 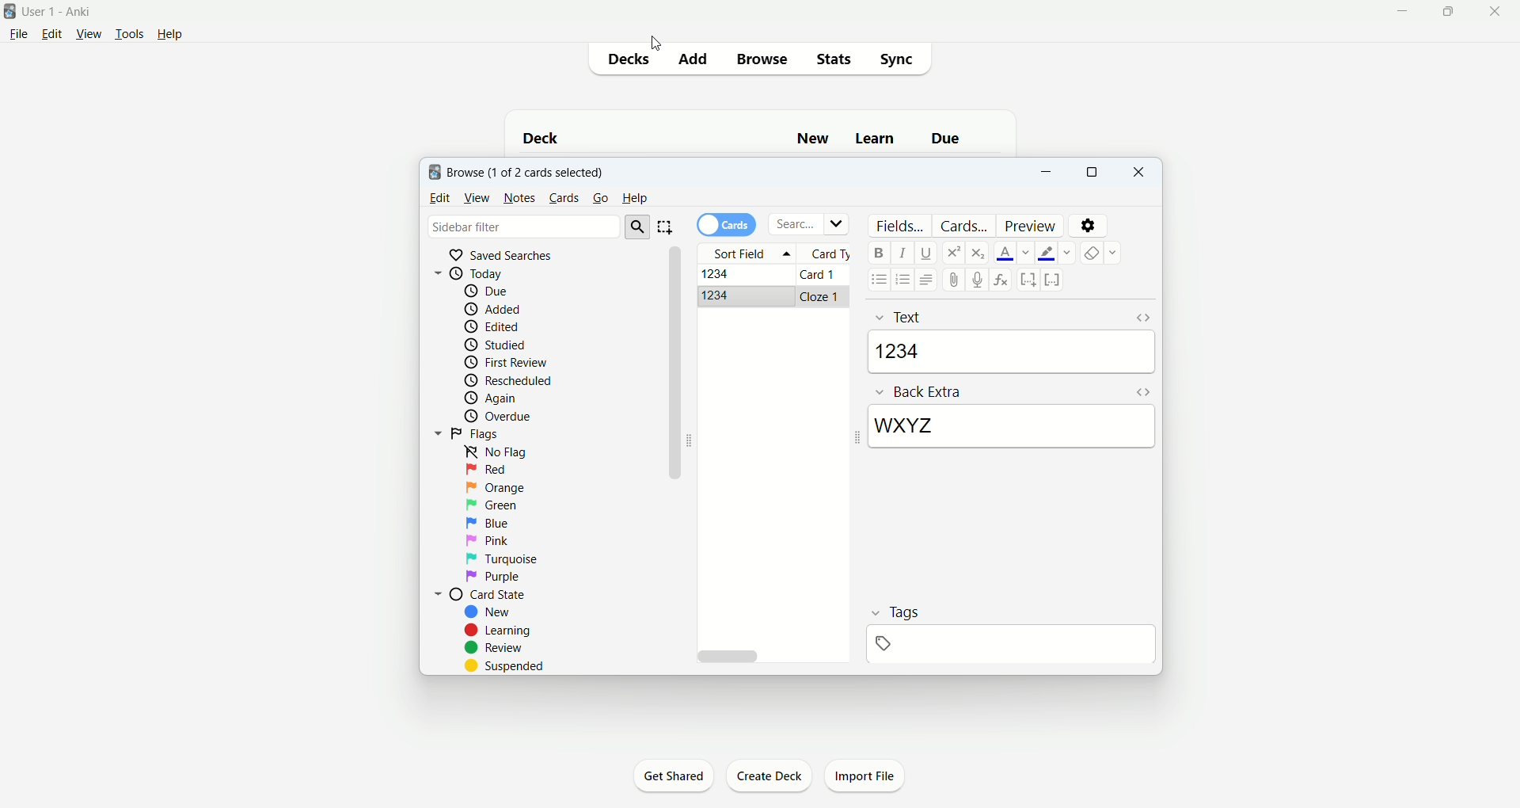 I want to click on suspended, so click(x=507, y=665).